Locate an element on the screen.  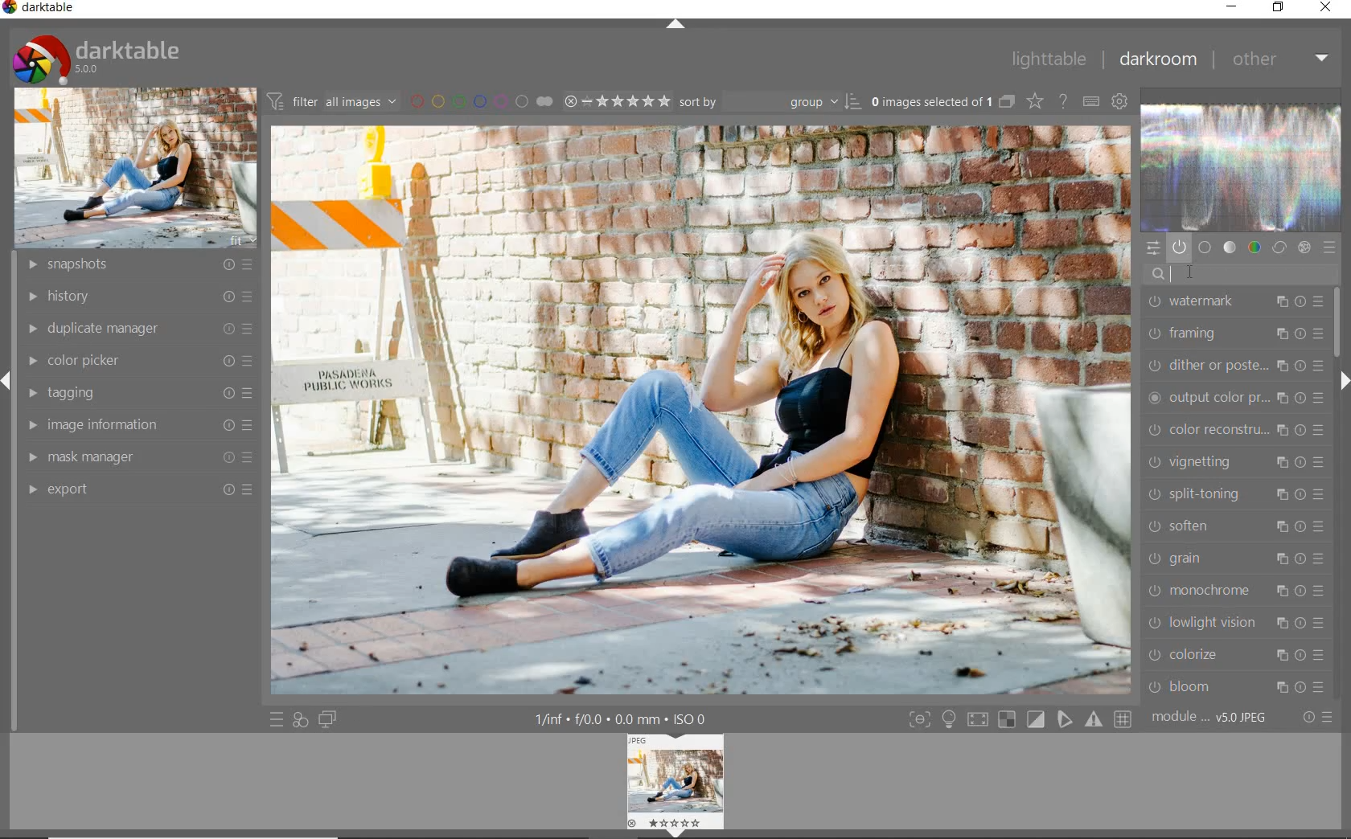
system name is located at coordinates (40, 9).